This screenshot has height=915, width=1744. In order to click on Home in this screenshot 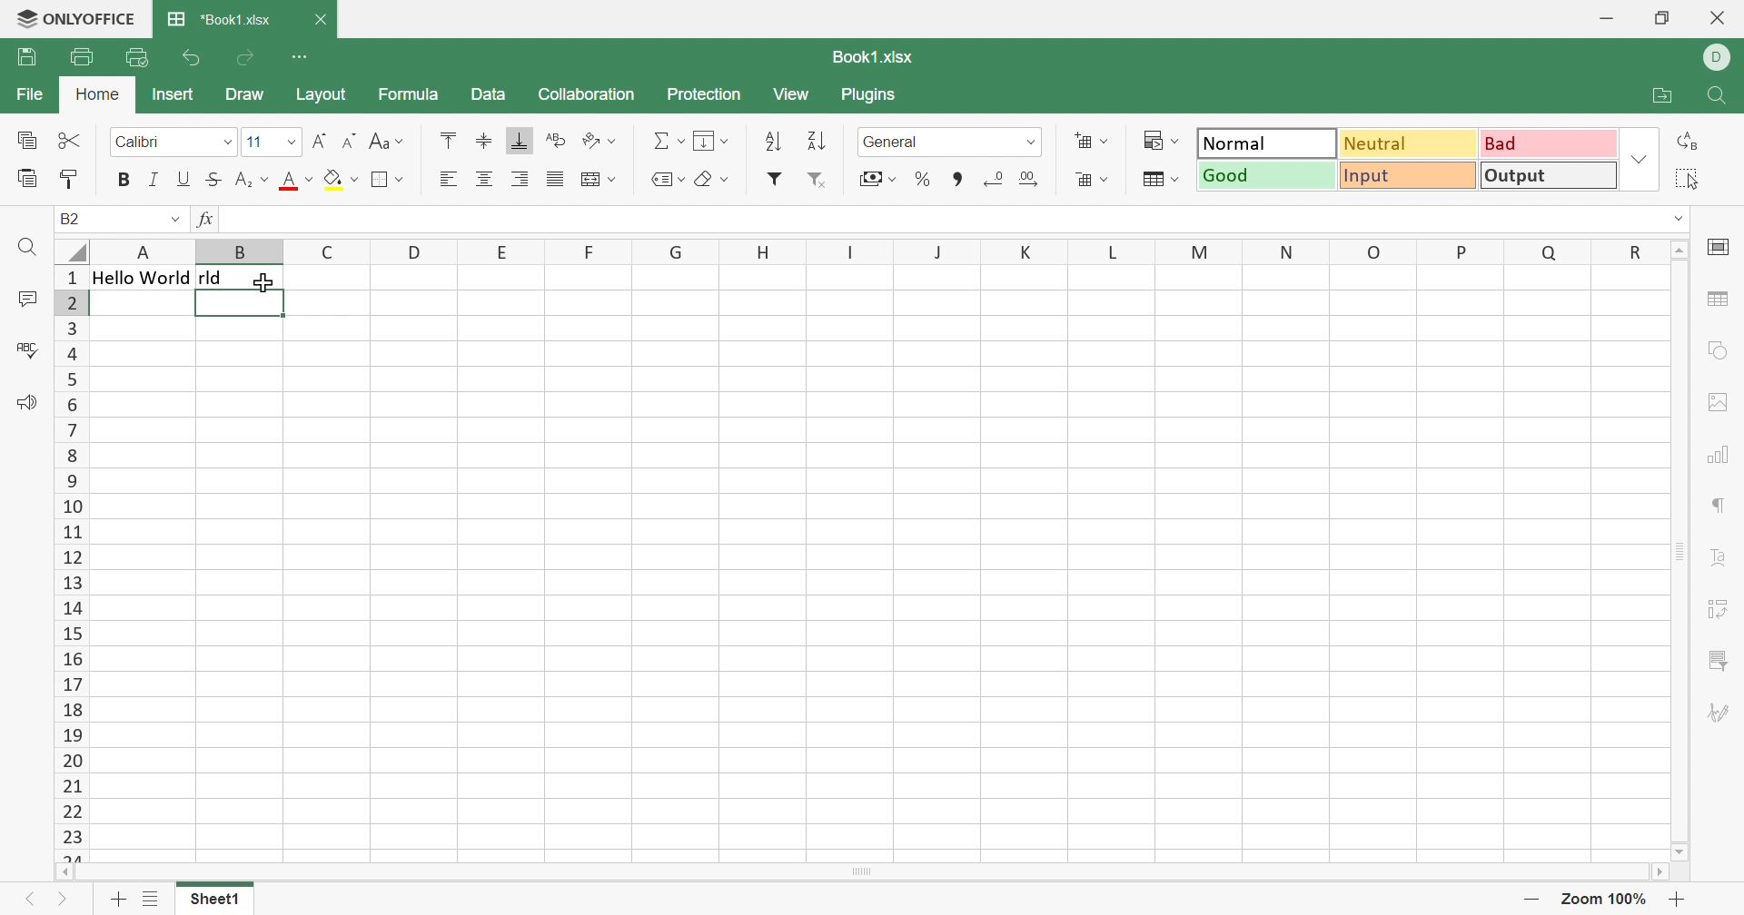, I will do `click(101, 94)`.